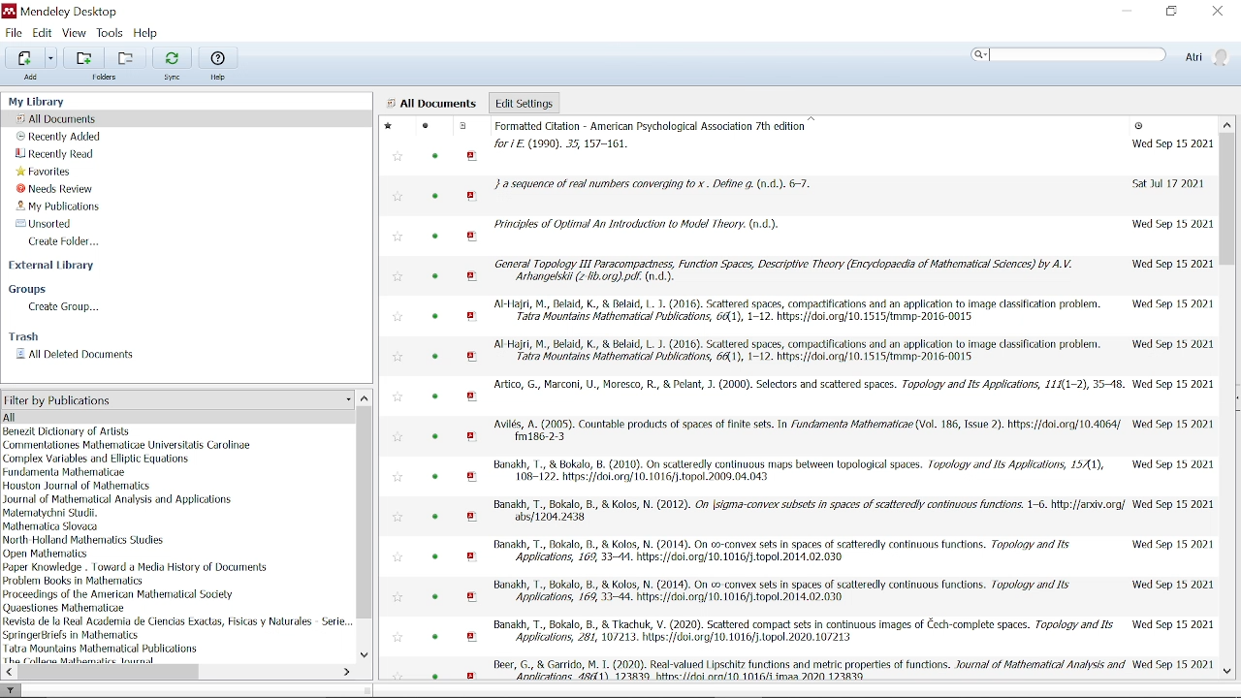 The height and width of the screenshot is (698, 1241). Describe the element at coordinates (102, 648) in the screenshot. I see `author` at that location.